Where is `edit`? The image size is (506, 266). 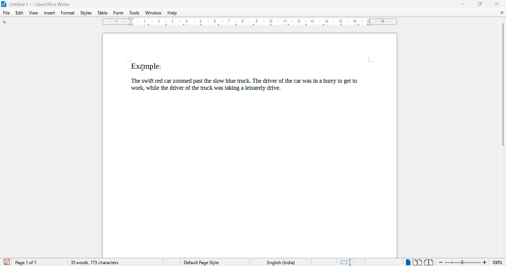
edit is located at coordinates (20, 13).